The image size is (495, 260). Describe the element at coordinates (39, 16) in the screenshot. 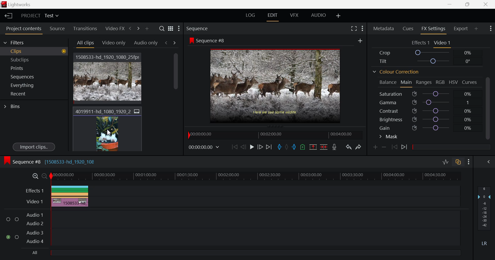

I see `Project Title` at that location.